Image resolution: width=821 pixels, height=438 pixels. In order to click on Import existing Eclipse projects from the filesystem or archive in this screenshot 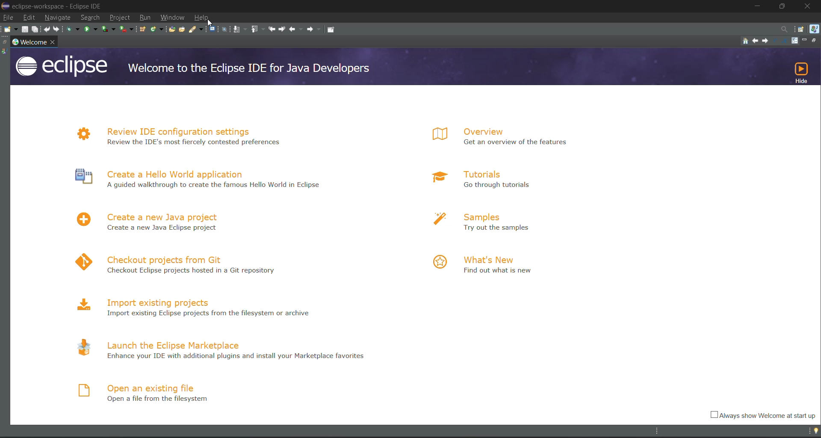, I will do `click(210, 314)`.